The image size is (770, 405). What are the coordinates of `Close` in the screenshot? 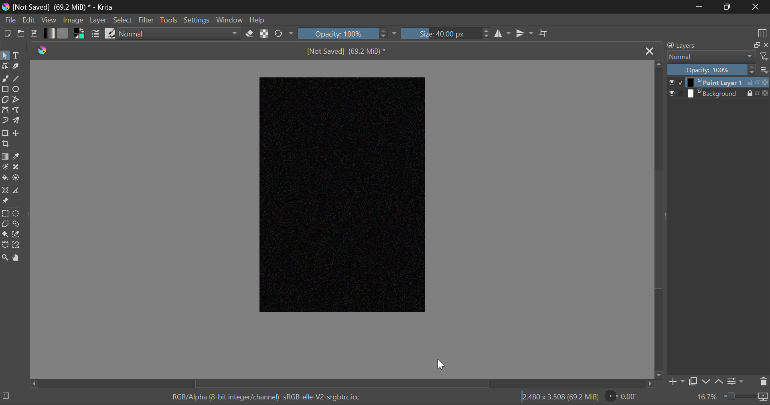 It's located at (649, 50).